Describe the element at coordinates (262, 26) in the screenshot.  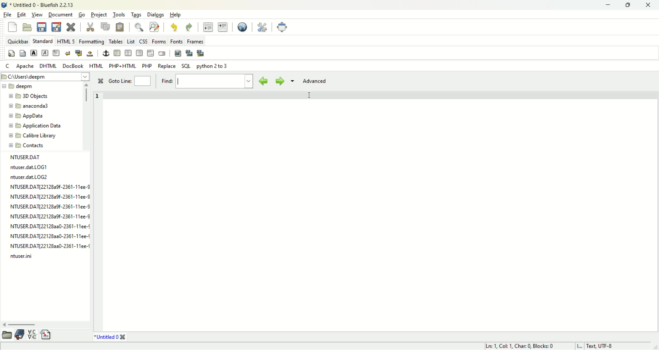
I see `edit preferences` at that location.